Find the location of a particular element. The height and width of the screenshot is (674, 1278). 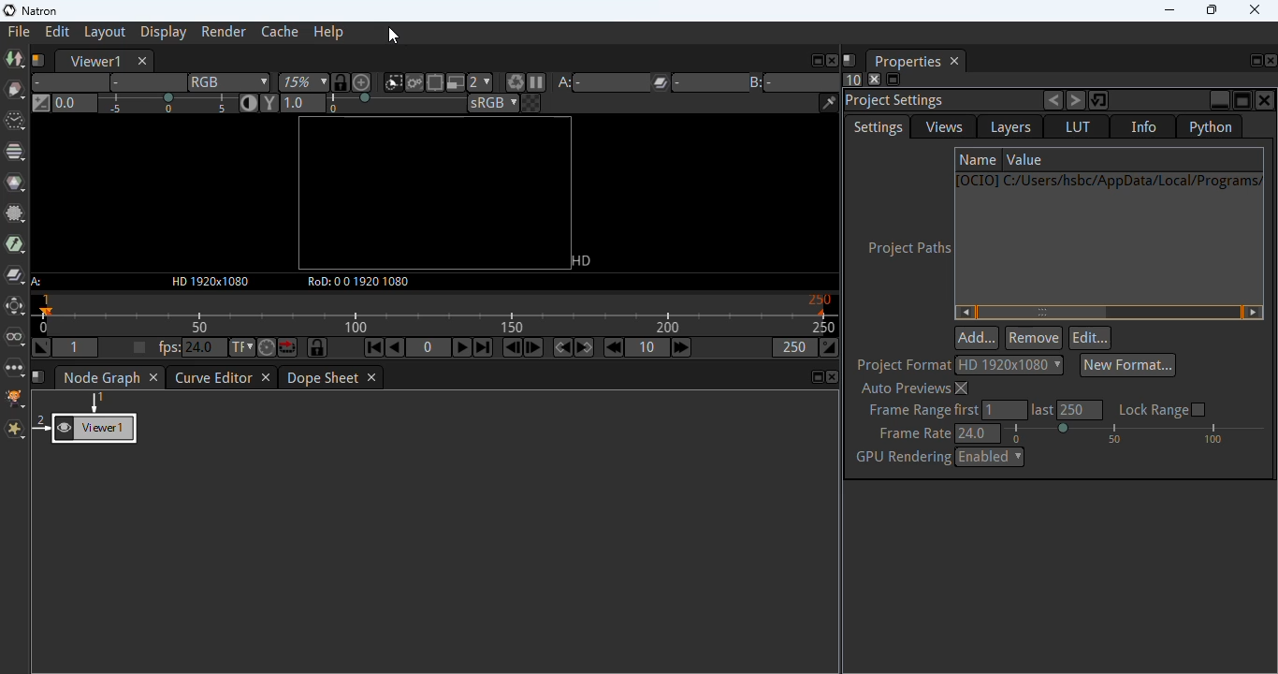

Info is located at coordinates (1144, 126).